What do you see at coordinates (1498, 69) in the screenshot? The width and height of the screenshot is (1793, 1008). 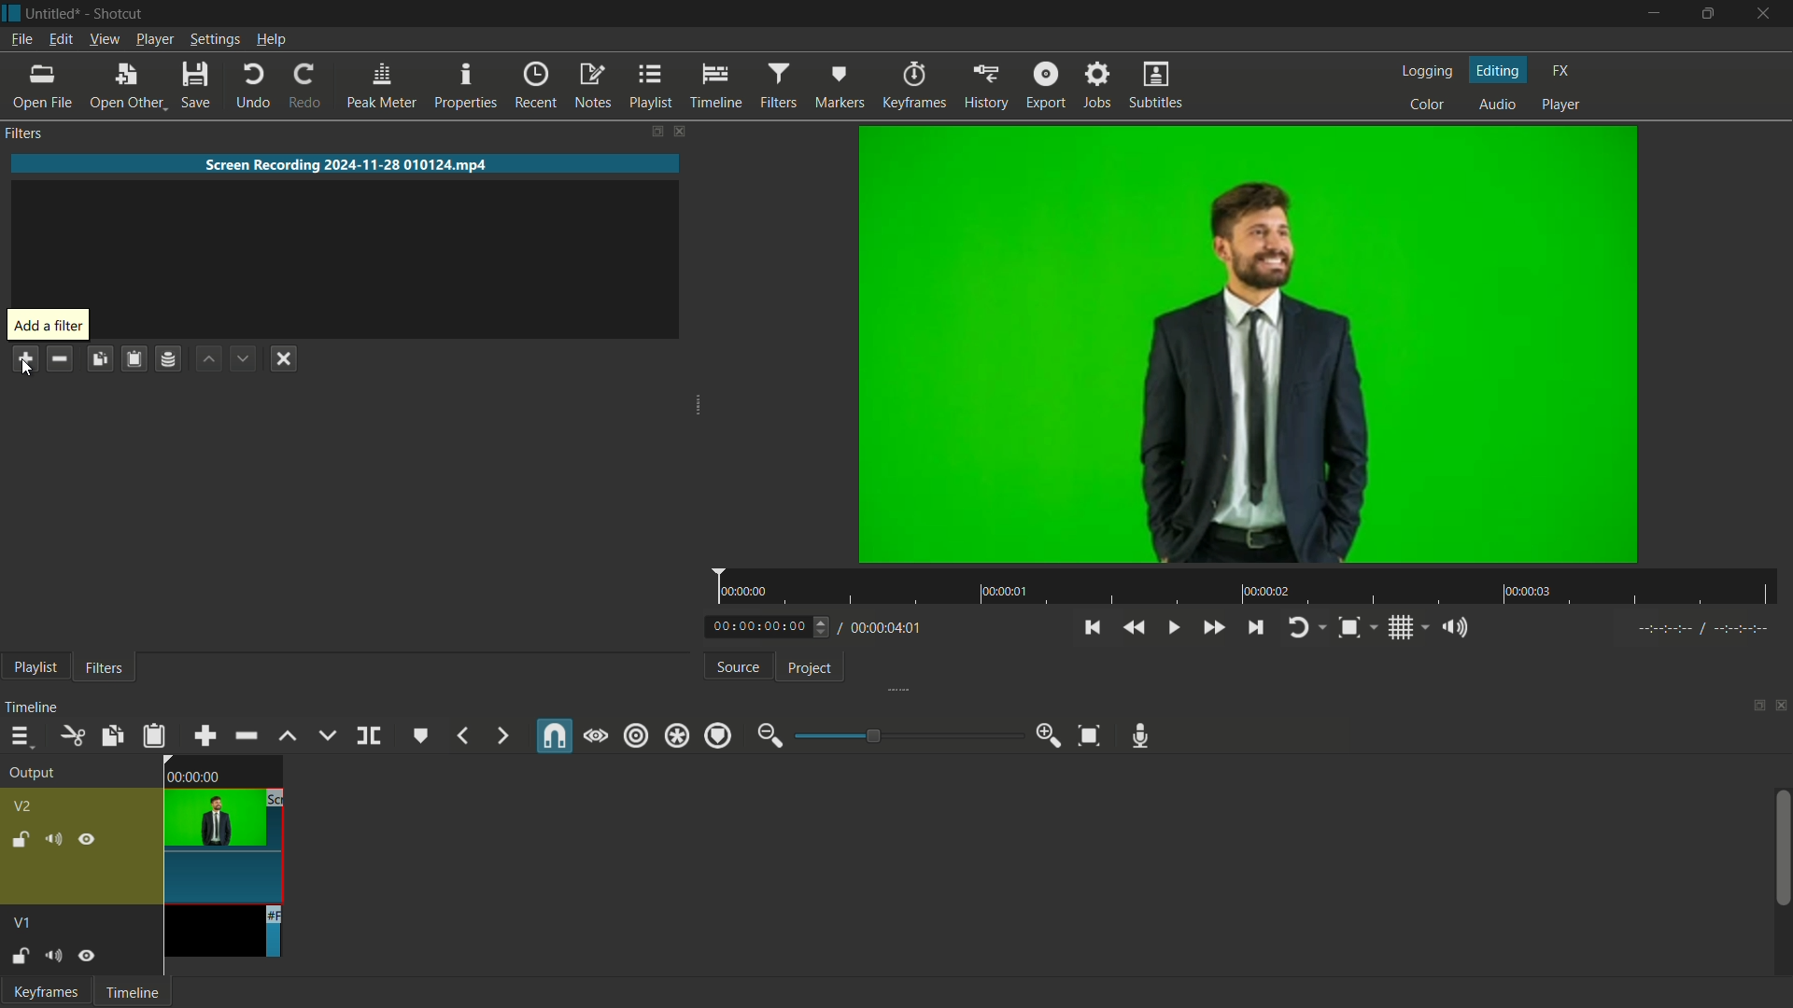 I see `editing` at bounding box center [1498, 69].